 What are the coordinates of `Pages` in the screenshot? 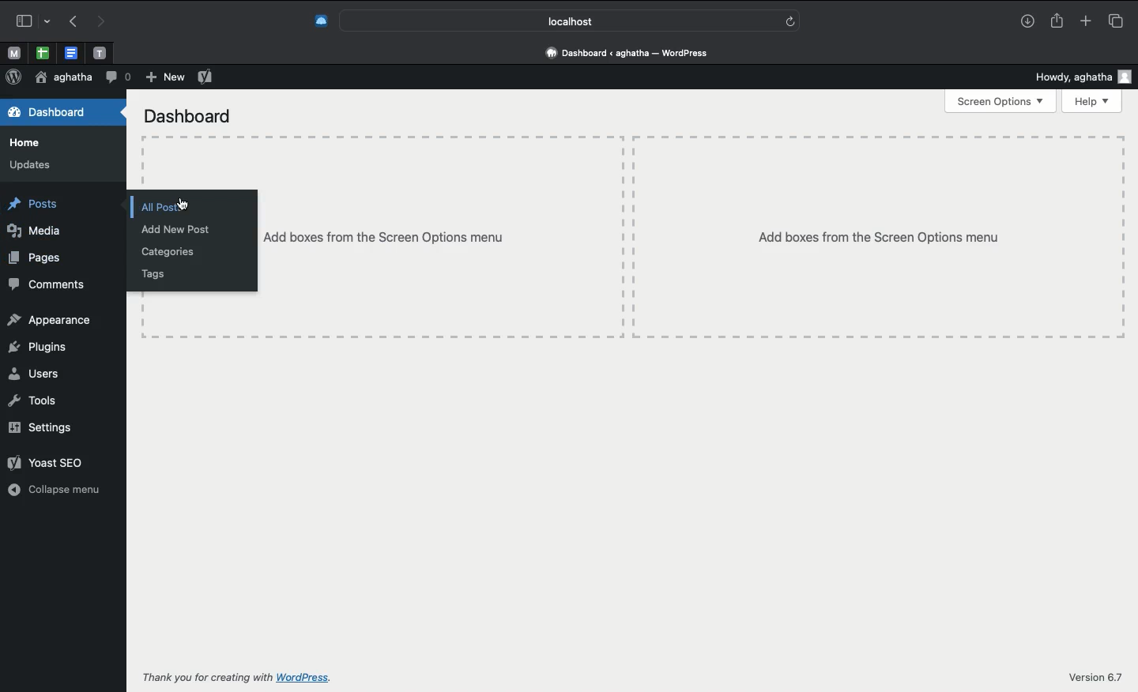 It's located at (35, 258).